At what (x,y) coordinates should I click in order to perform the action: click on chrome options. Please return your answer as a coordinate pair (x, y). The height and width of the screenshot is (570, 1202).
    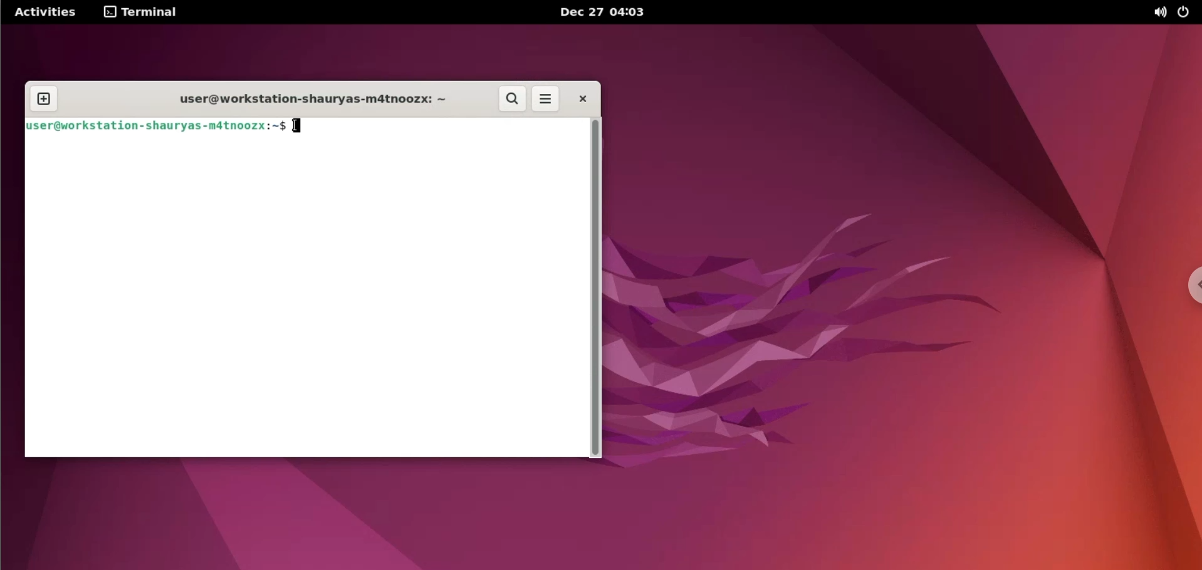
    Looking at the image, I should click on (1191, 286).